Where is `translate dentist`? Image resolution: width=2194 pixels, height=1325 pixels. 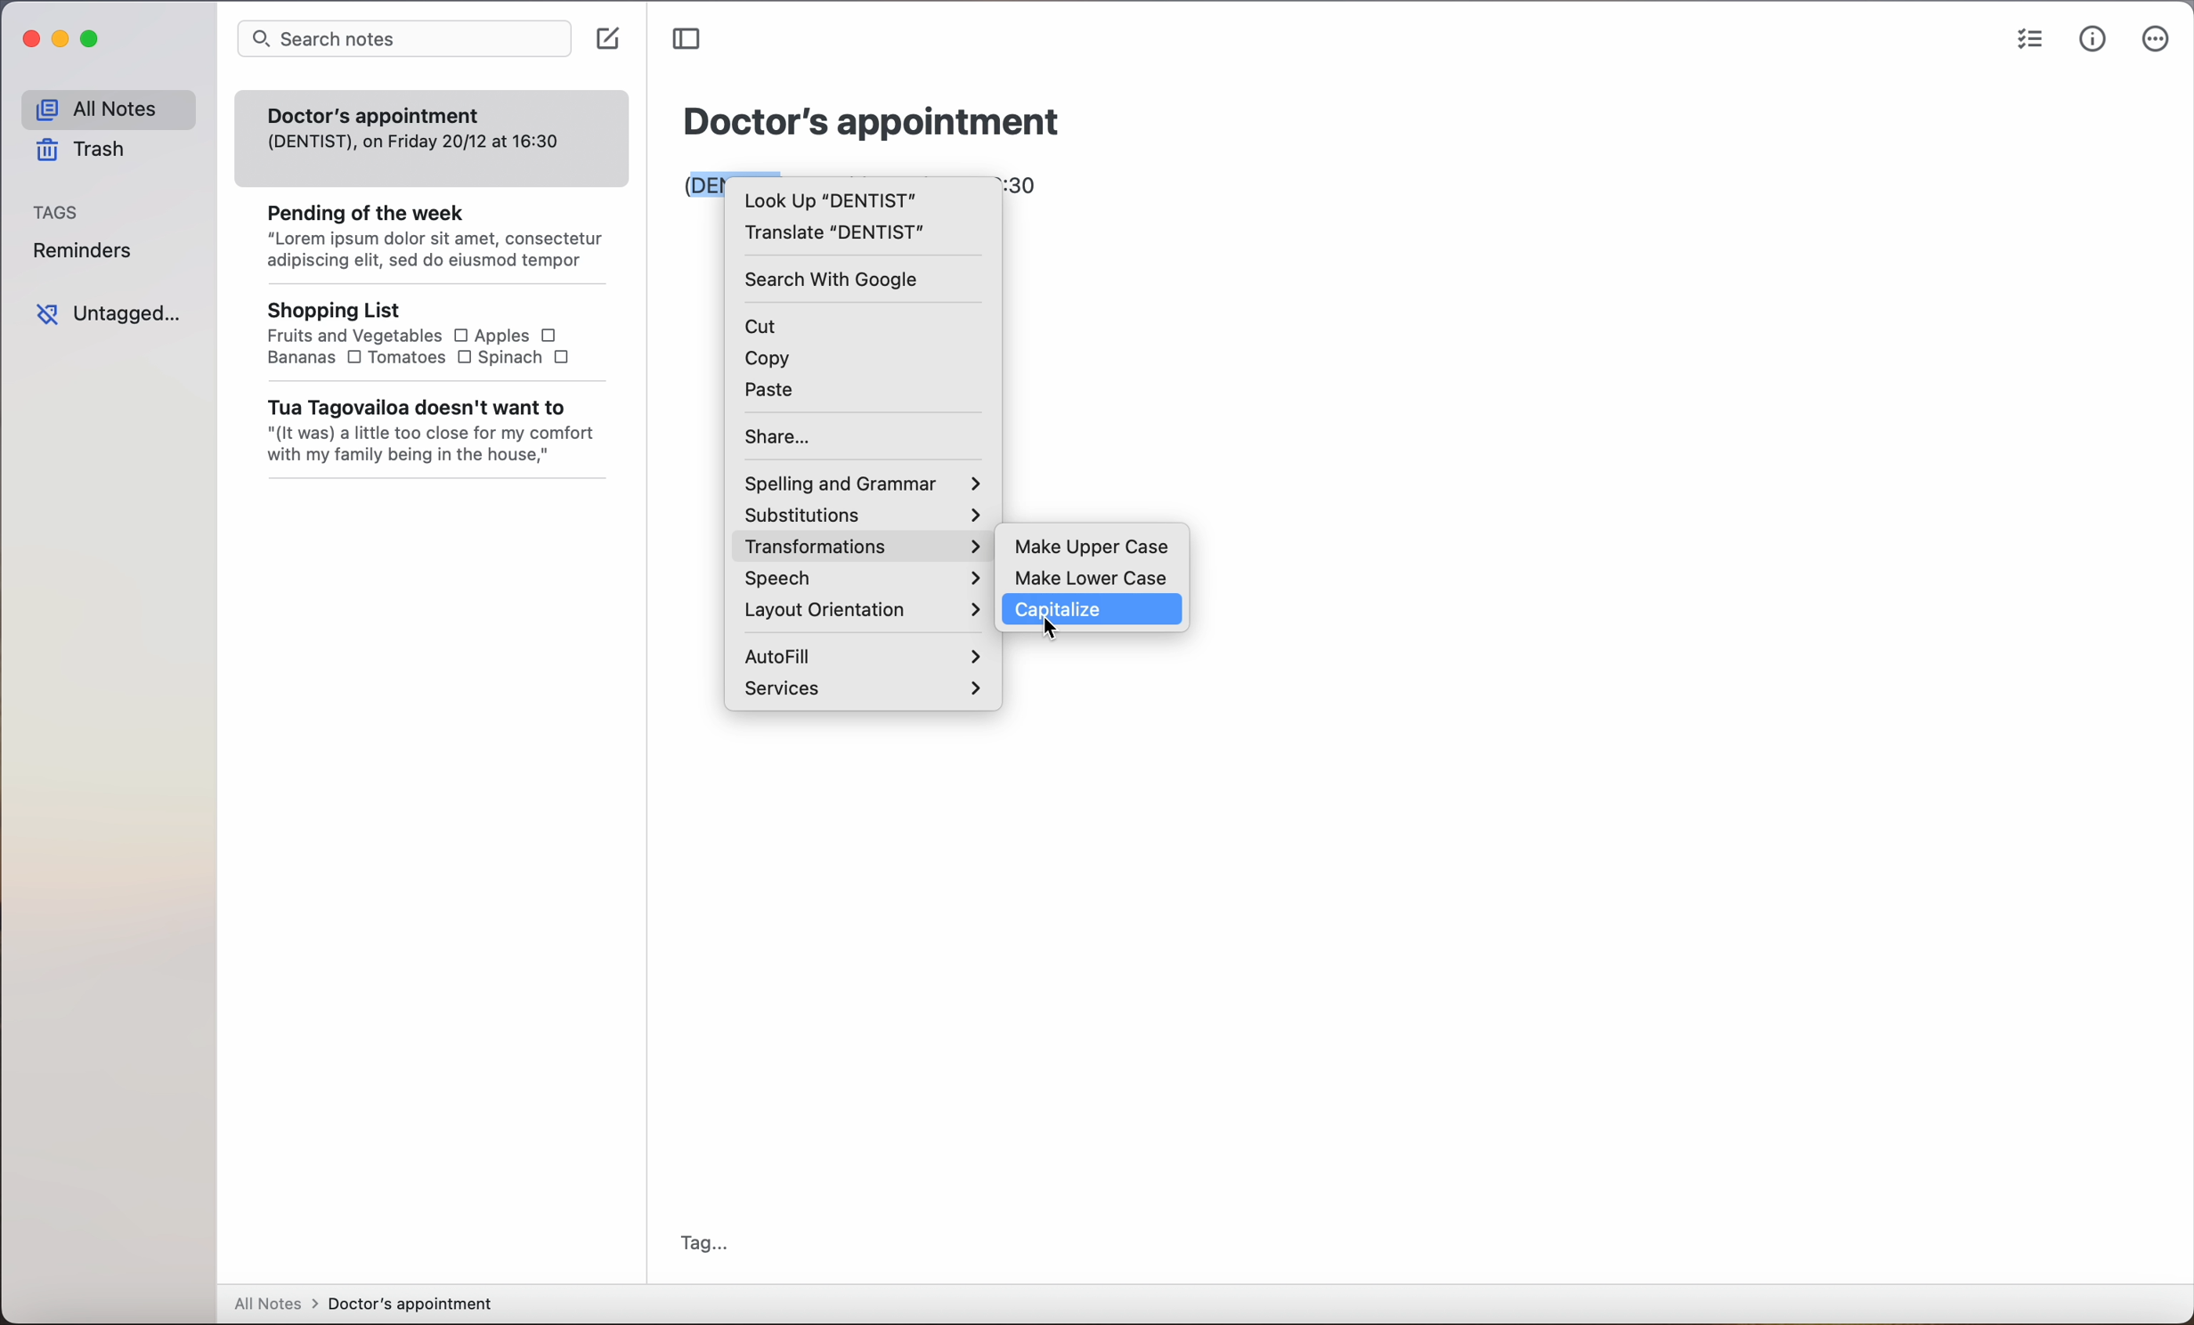 translate dentist is located at coordinates (835, 235).